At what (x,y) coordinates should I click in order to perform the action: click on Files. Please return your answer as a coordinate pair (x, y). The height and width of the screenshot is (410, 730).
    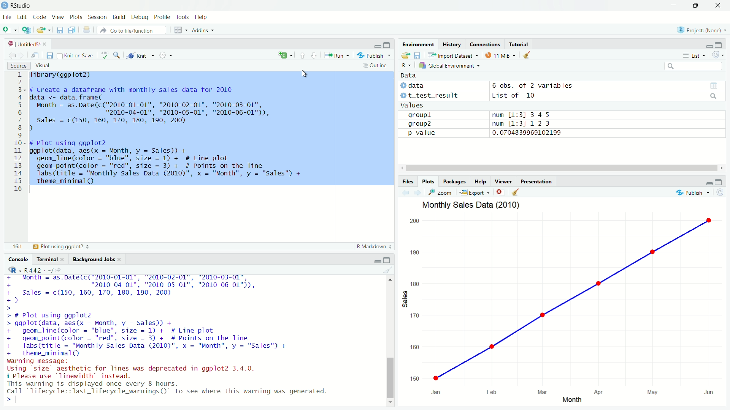
    Looking at the image, I should click on (406, 181).